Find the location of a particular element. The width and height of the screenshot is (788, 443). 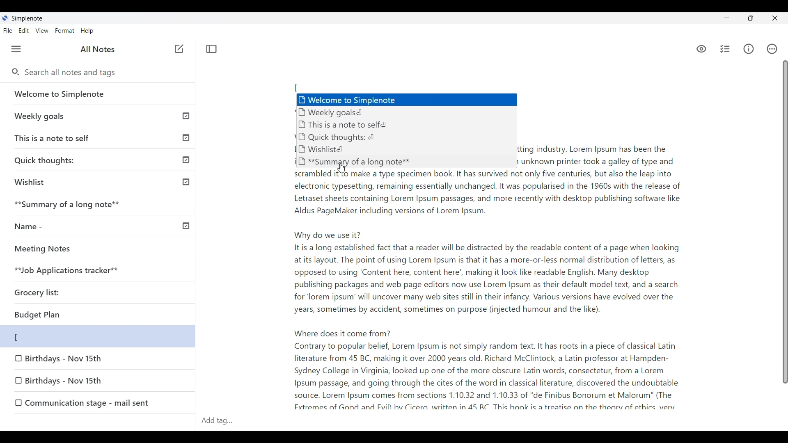

scrambled Itto make a type specimen book. It has survived not only five centuries, but also the leap into
electronic typesetting, remaining essentially unchanged. It was popularised in the 1960s with the release of
Letraset sheets containing Lorem Ipsum passages, and more recently with desktop publishing software like
Aldus PageMaker including versions of Lorem Ipsum.

Why do we use it?

Itis a long established fact that a reader will be distracted by the readable content of a page when looking
at its layout. The point of using Lorem Ipsum is that it has a more-or-less normal distribution of letters, as
opposed to using ‘Content here, content here’, making it look like readable English. Many desktop
publishing packages and web page editors now use Lorem Ipsum as their default model text, and a search
for lorem ipsum’ will uncover many web sites still in their infancy. Various versions have evolved over the
years, sometimes by accident, sometimes on purpose (injected humour and the like).

Where does it come from?

Contrary to popular belief, Lorem Ipsum is not simply random text. It has roots in a piece of classical Latin
literature from 45 BC, making it over 2000 years old. Richard McClintock, a Latin professor at Hampden-
Sydney College in Virginia, looked up one of the more obscure Latin words, consectetur, from a Lorem
Ipsum passage, and going through the cites of the word in classical literature, discovered the undoubtable
source. Lorem Ipsum comes from sections 1.10.32 and 1.10.33 of “de Finibus Bonorum et Malorum” (The is located at coordinates (483, 288).